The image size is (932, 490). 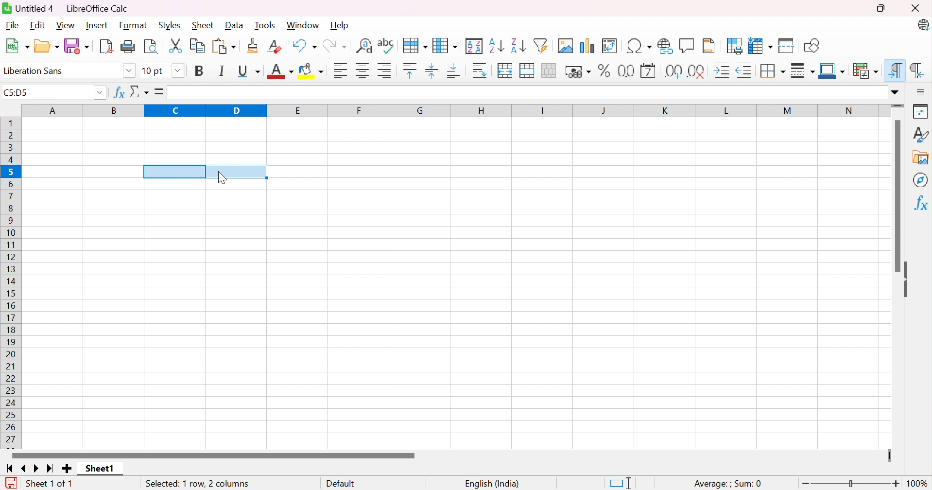 What do you see at coordinates (99, 469) in the screenshot?
I see `Sheet1` at bounding box center [99, 469].